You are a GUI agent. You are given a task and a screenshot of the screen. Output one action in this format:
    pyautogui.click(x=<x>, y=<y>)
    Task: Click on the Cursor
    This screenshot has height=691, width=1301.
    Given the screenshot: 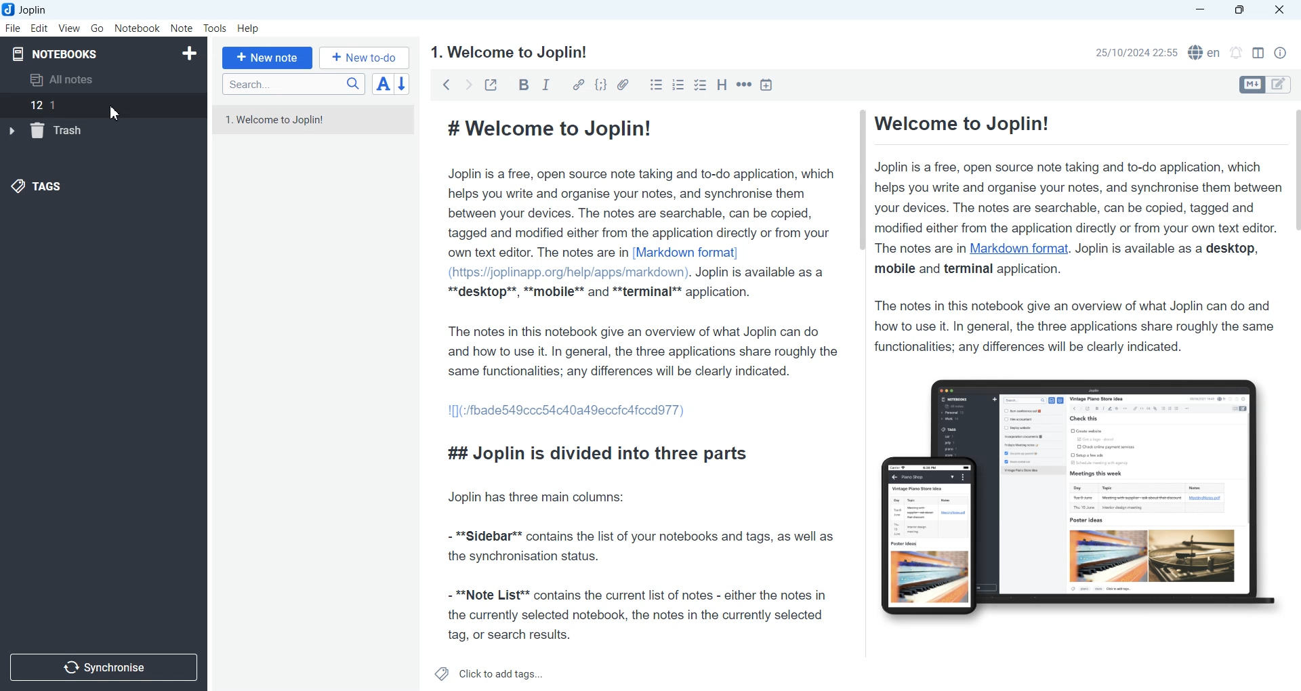 What is the action you would take?
    pyautogui.click(x=113, y=114)
    